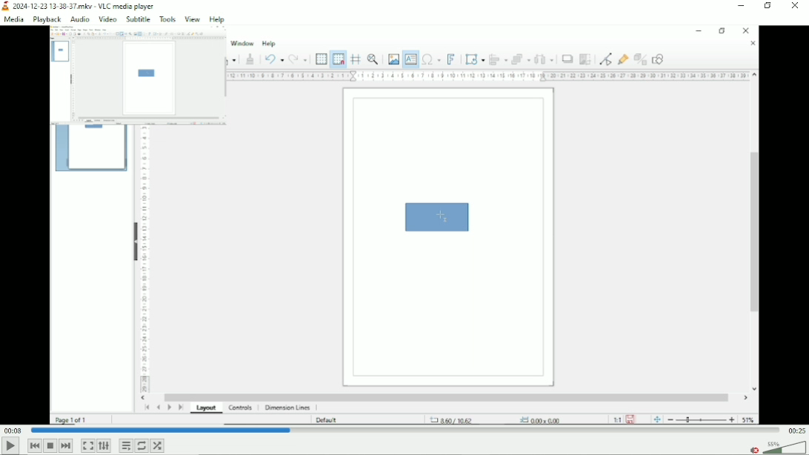 Image resolution: width=809 pixels, height=455 pixels. What do you see at coordinates (142, 445) in the screenshot?
I see `Toggle between loop all, loop one and no loop` at bounding box center [142, 445].